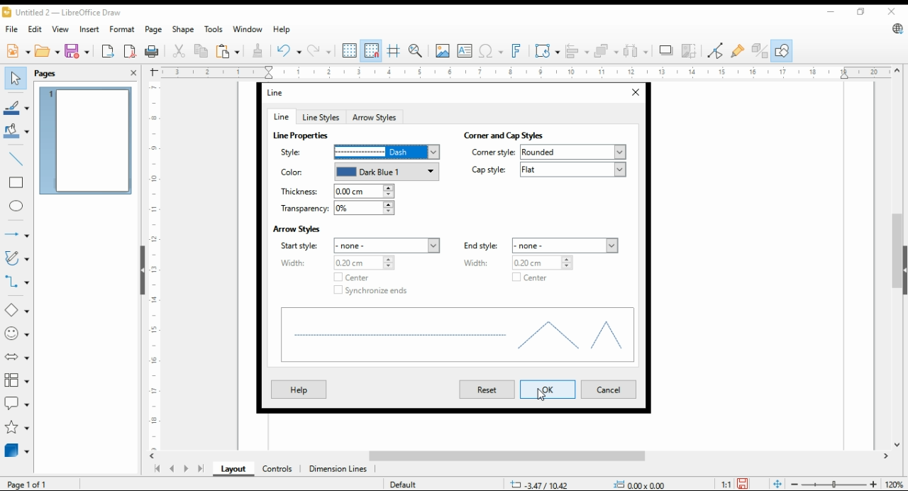 The image size is (908, 491). What do you see at coordinates (336, 209) in the screenshot?
I see `transperency` at bounding box center [336, 209].